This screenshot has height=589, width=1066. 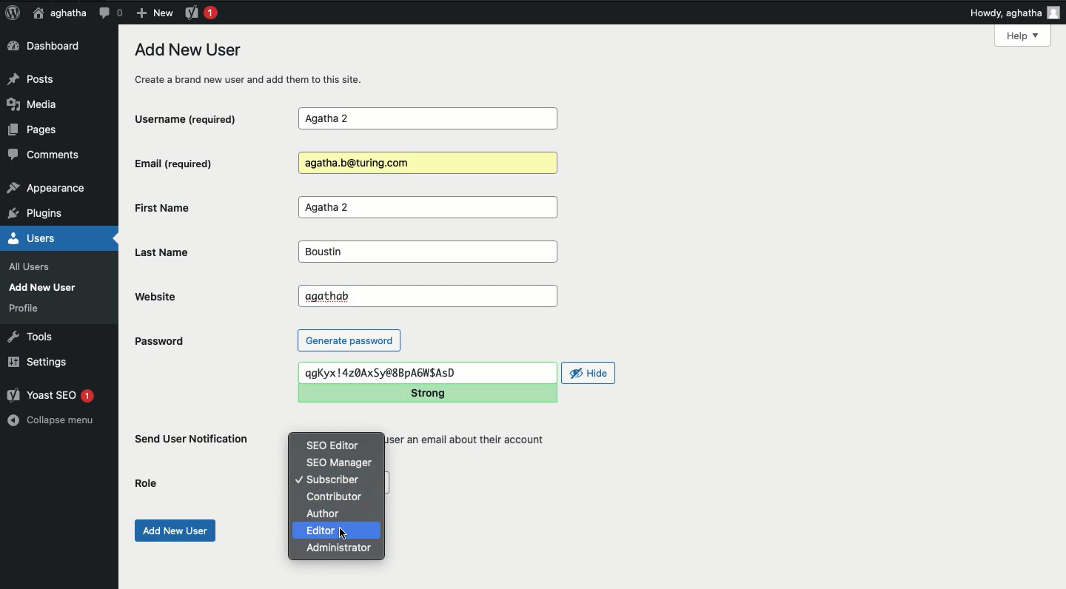 What do you see at coordinates (45, 157) in the screenshot?
I see `Comments` at bounding box center [45, 157].